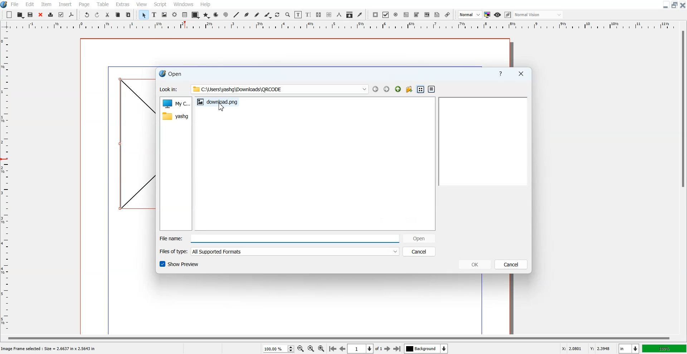 This screenshot has width=687, height=354. What do you see at coordinates (497, 15) in the screenshot?
I see `Preview` at bounding box center [497, 15].